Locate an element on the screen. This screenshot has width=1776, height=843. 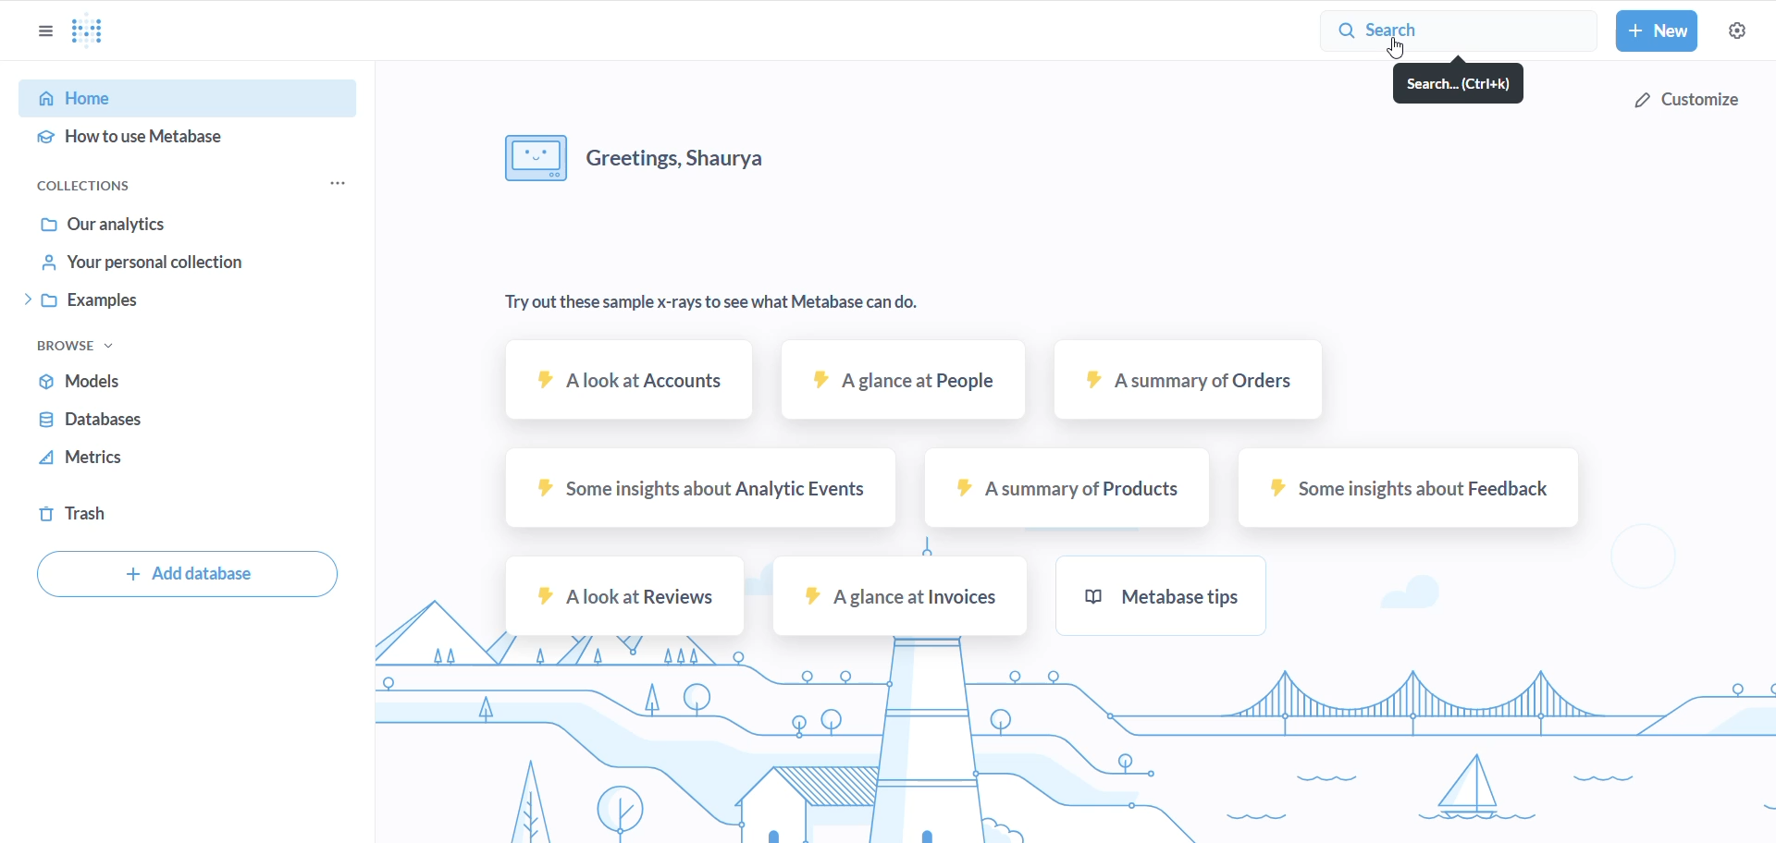
your personal collection is located at coordinates (166, 267).